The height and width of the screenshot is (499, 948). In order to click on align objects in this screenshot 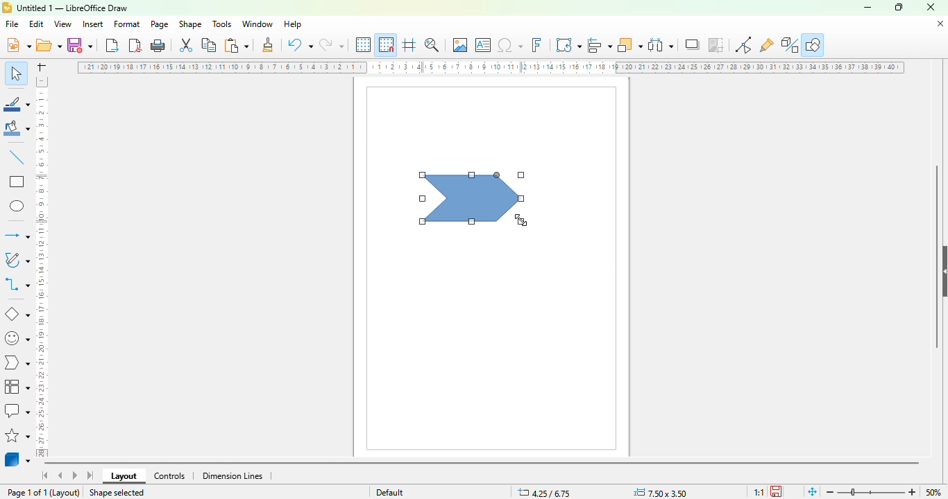, I will do `click(600, 45)`.